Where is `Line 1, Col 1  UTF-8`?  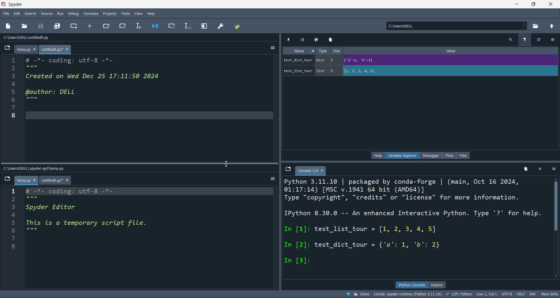 Line 1, Col 1  UTF-8 is located at coordinates (495, 294).